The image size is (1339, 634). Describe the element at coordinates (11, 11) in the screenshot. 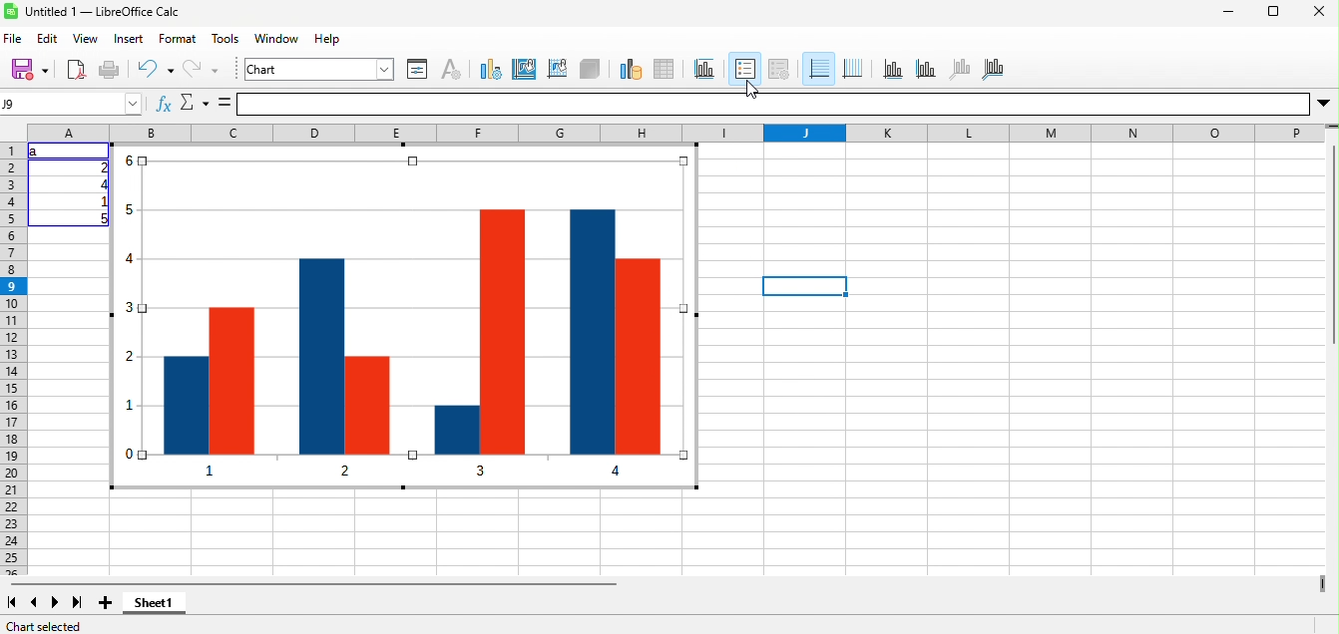

I see `Software logo` at that location.